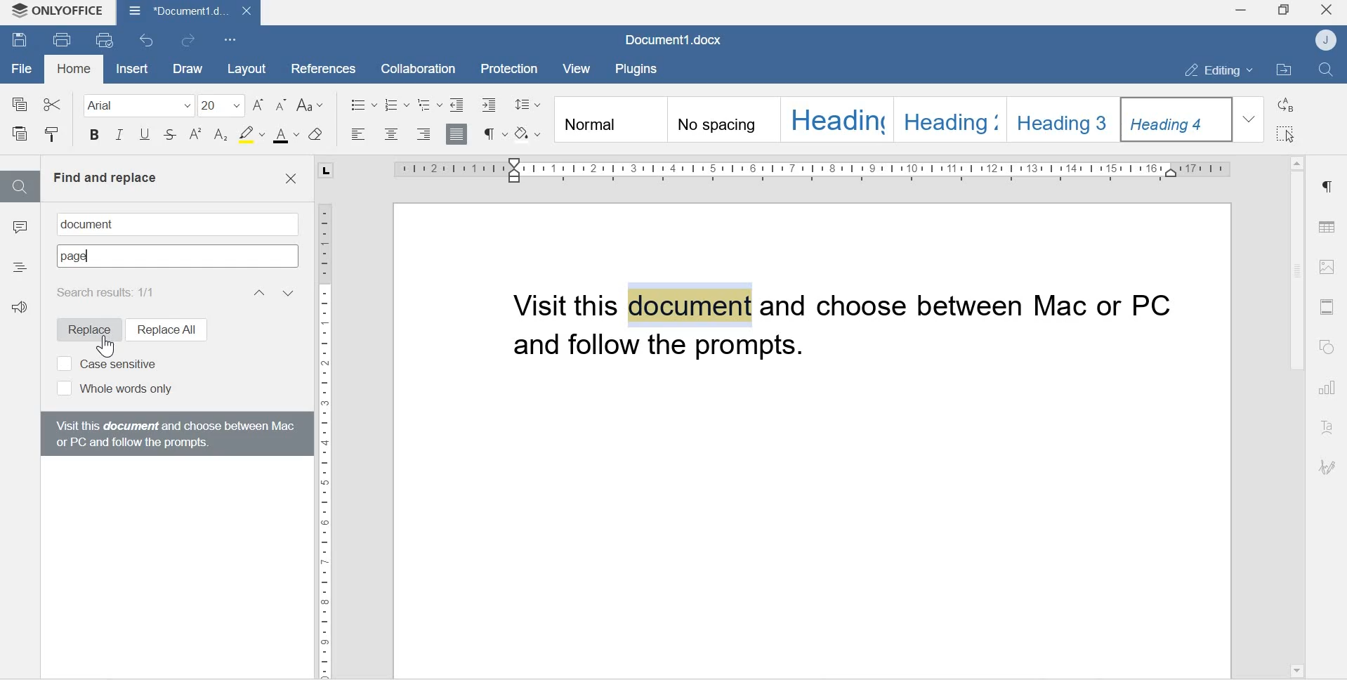 The image size is (1347, 680). Describe the element at coordinates (83, 329) in the screenshot. I see `Replace` at that location.